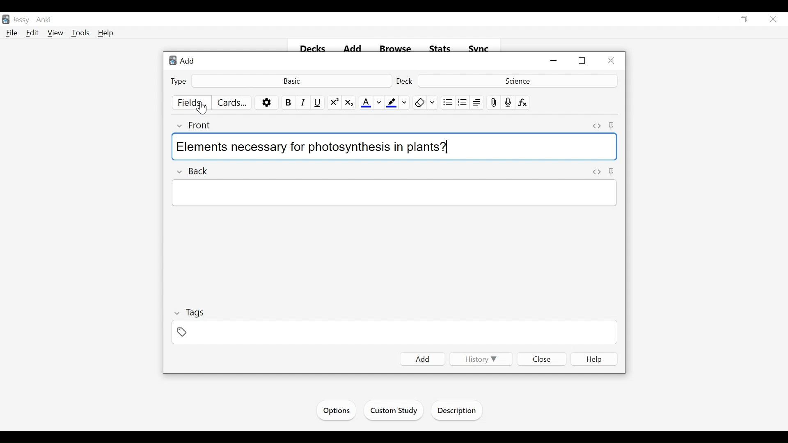 This screenshot has height=443, width=788. I want to click on Custom Study, so click(394, 412).